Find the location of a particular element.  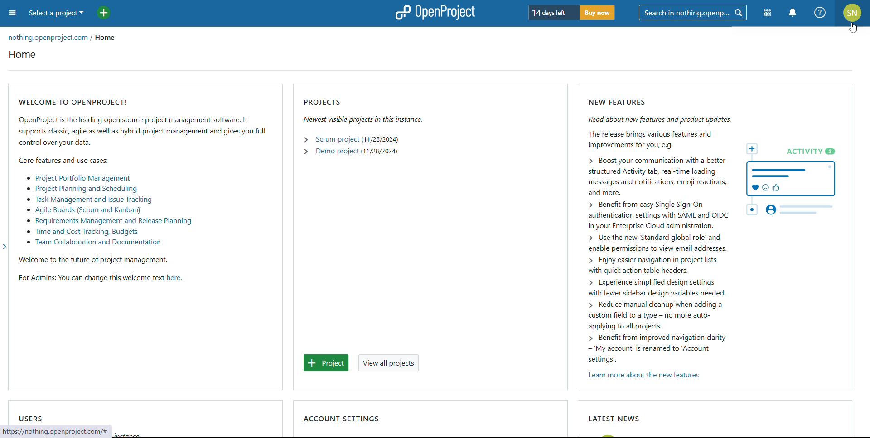

home is located at coordinates (106, 39).